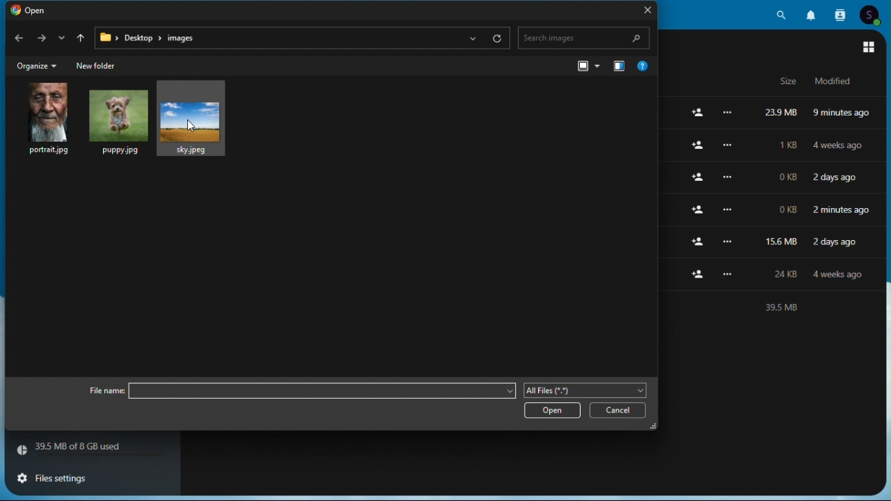  I want to click on Files, so click(774, 145).